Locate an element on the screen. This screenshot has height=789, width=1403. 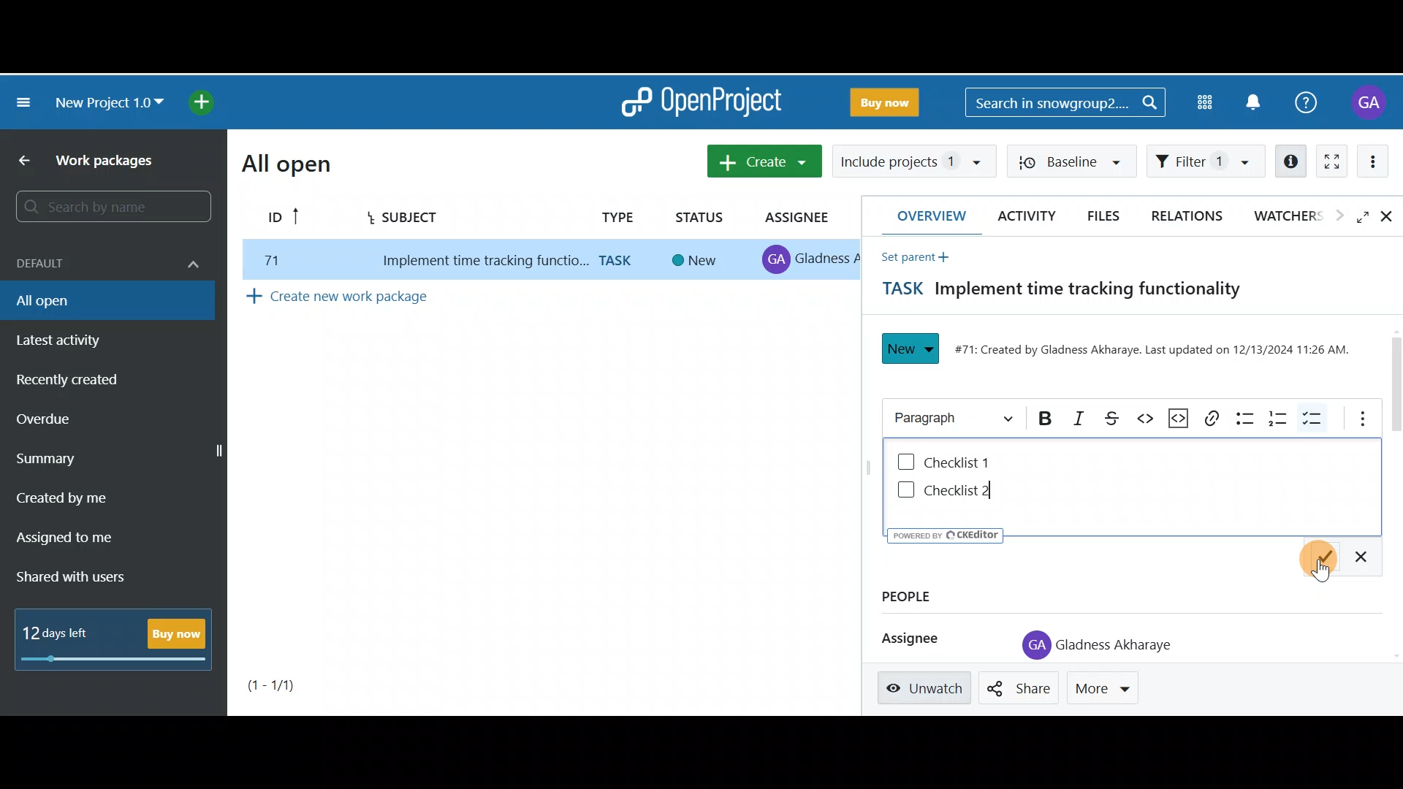
Assigned to me is located at coordinates (71, 536).